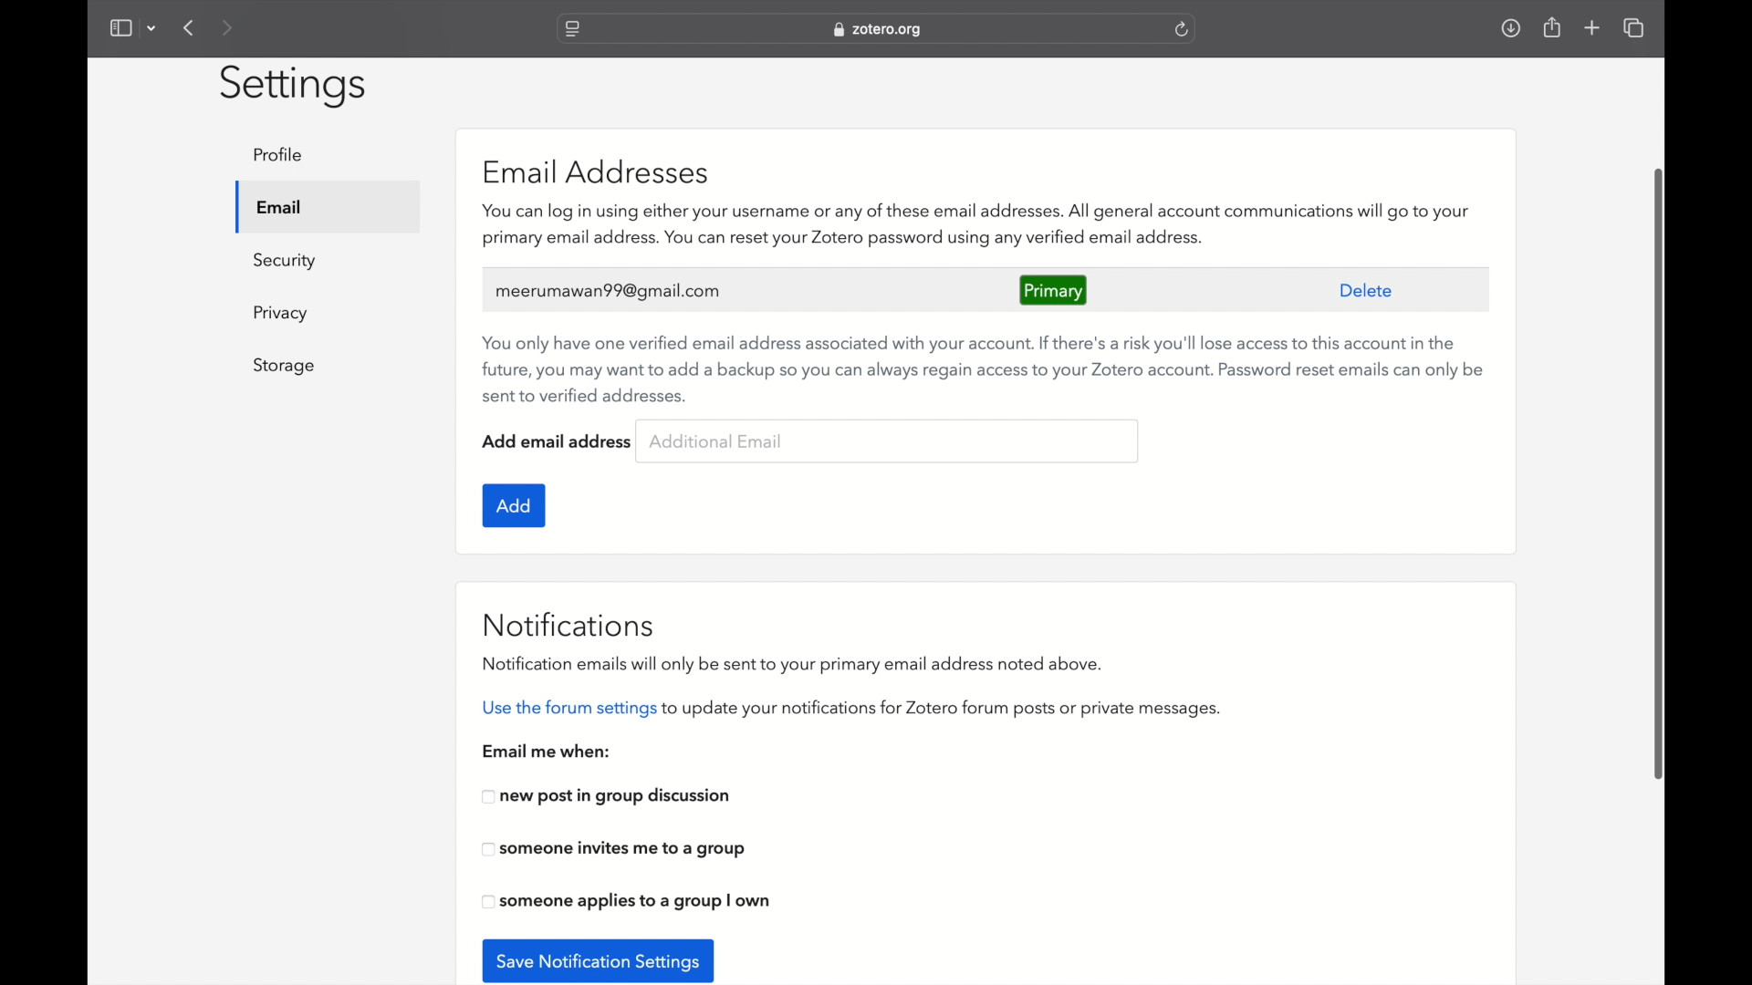  What do you see at coordinates (1635, 27) in the screenshot?
I see `show tab overview` at bounding box center [1635, 27].